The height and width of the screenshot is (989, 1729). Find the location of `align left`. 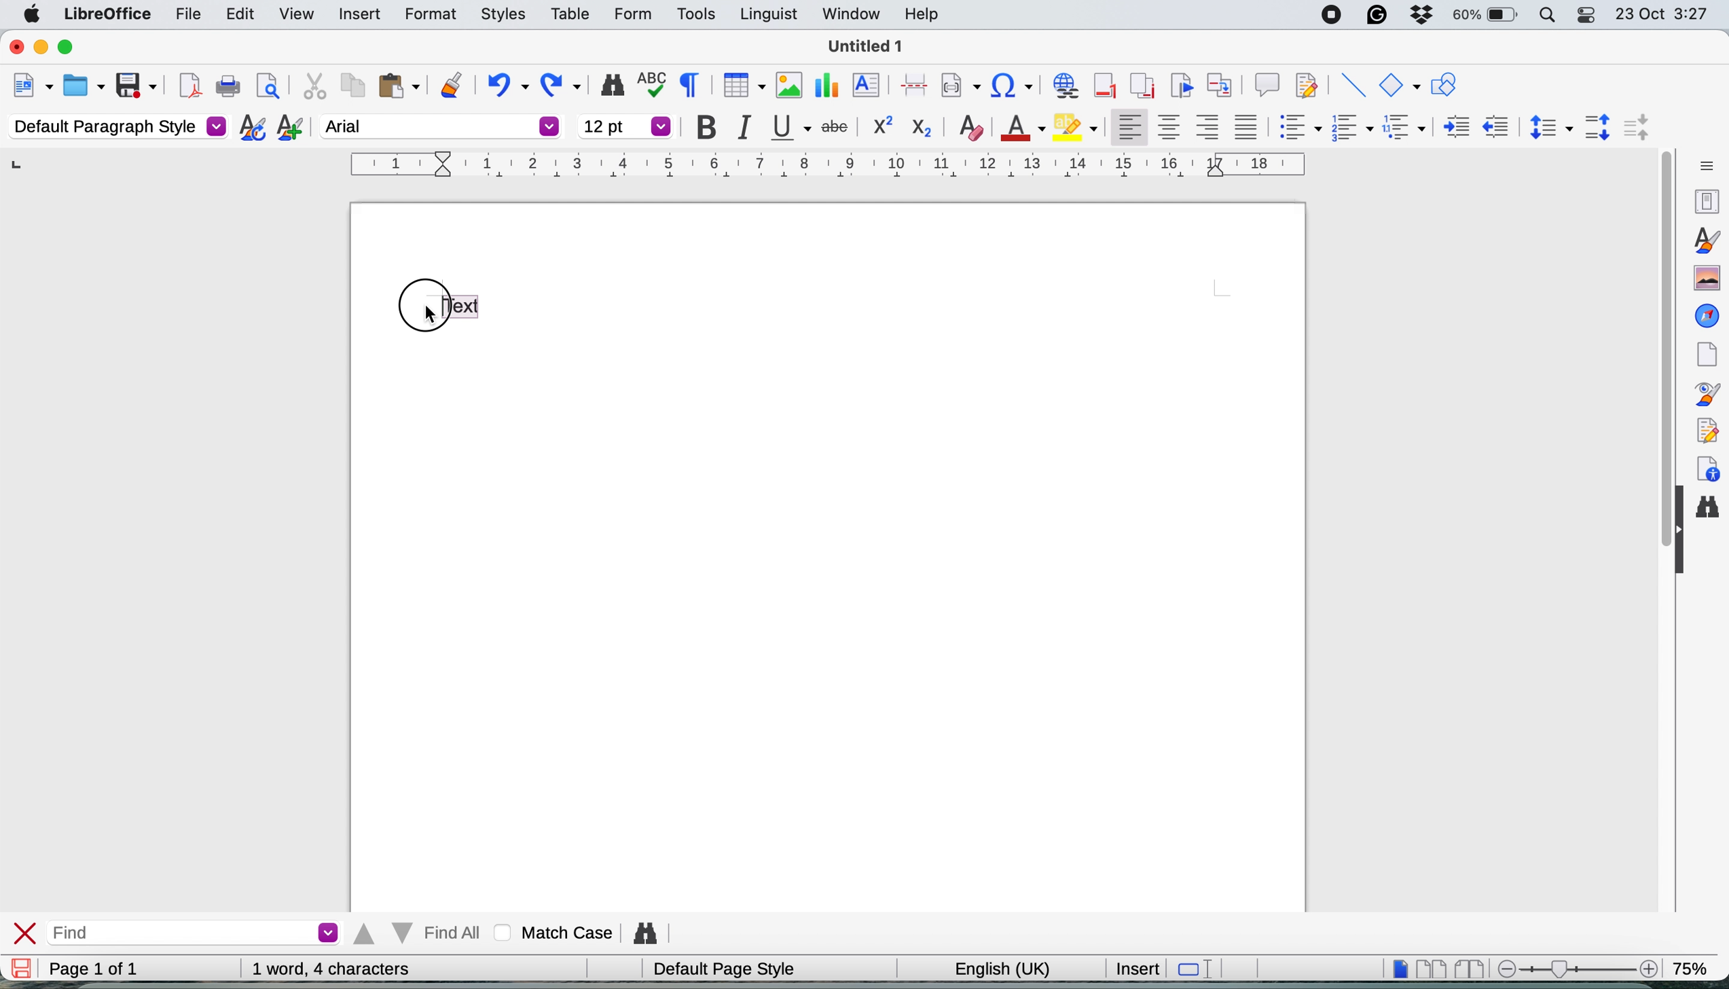

align left is located at coordinates (1126, 128).